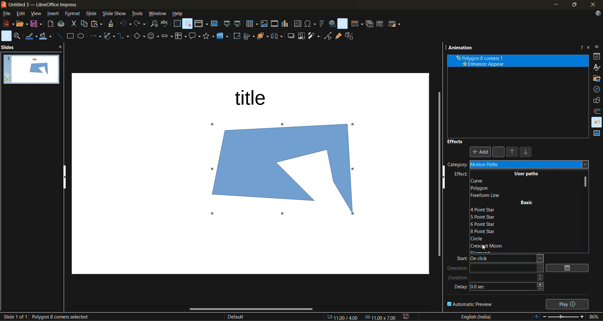 Image resolution: width=603 pixels, height=321 pixels. What do you see at coordinates (481, 153) in the screenshot?
I see `Add` at bounding box center [481, 153].